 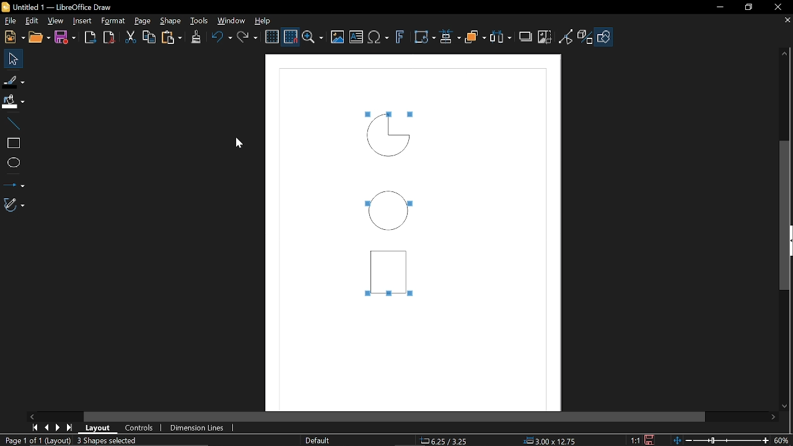 I want to click on Rectangle, so click(x=393, y=267).